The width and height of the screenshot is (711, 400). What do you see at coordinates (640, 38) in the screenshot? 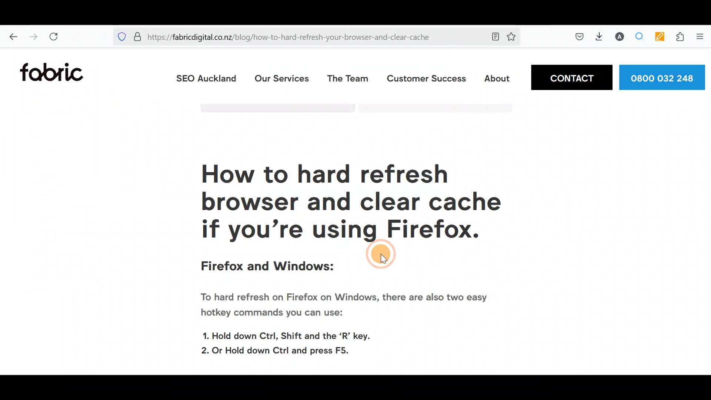
I see `Multiple search & highlight` at bounding box center [640, 38].